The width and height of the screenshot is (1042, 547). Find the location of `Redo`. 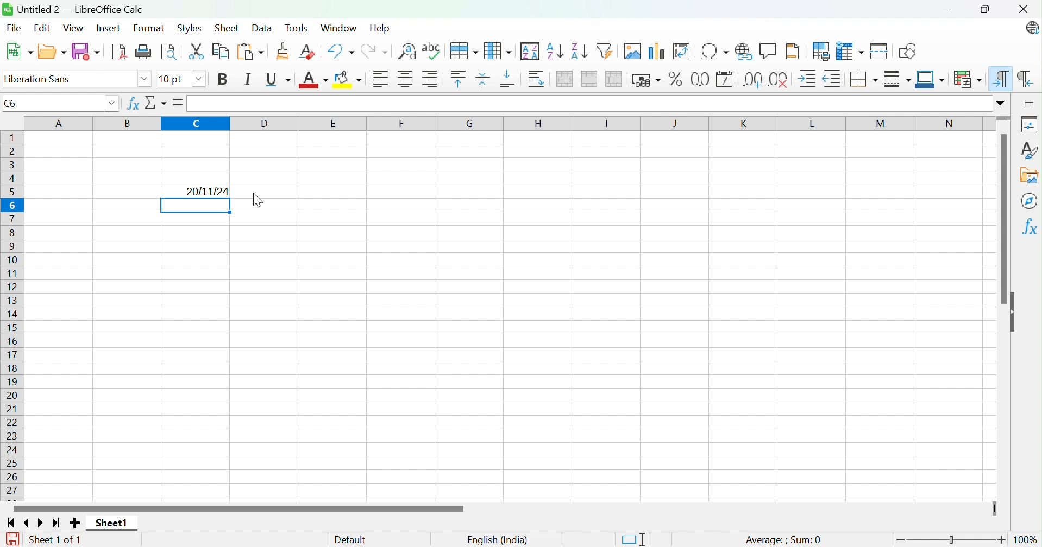

Redo is located at coordinates (374, 52).